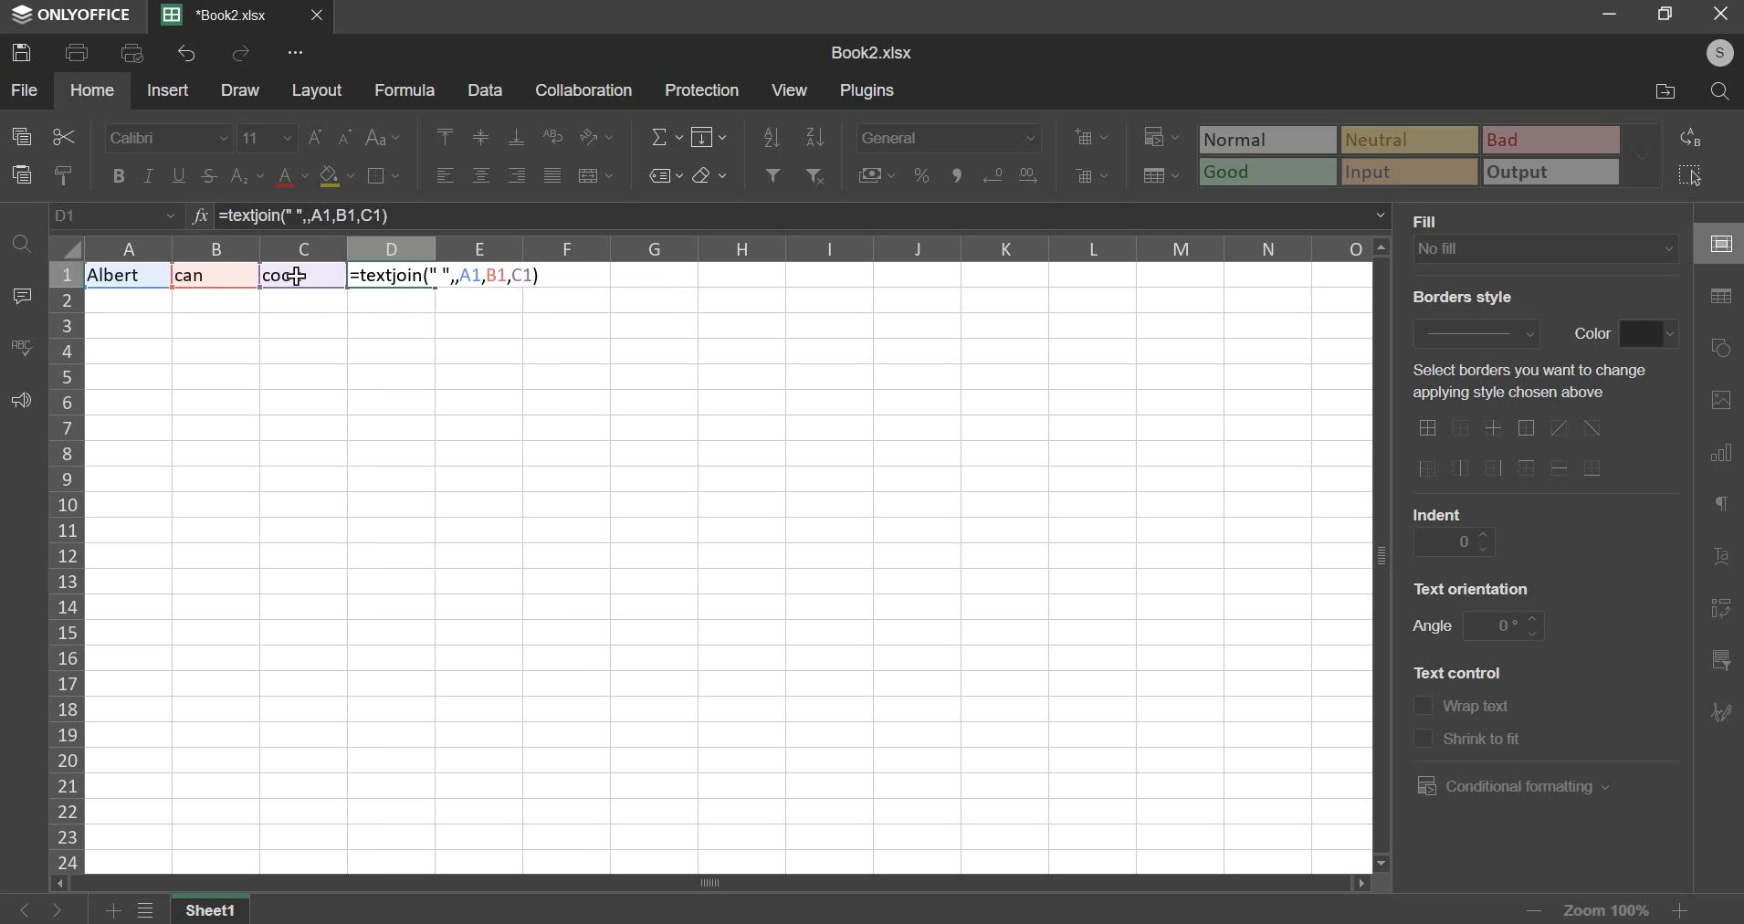 The image size is (1744, 924). What do you see at coordinates (383, 174) in the screenshot?
I see `border` at bounding box center [383, 174].